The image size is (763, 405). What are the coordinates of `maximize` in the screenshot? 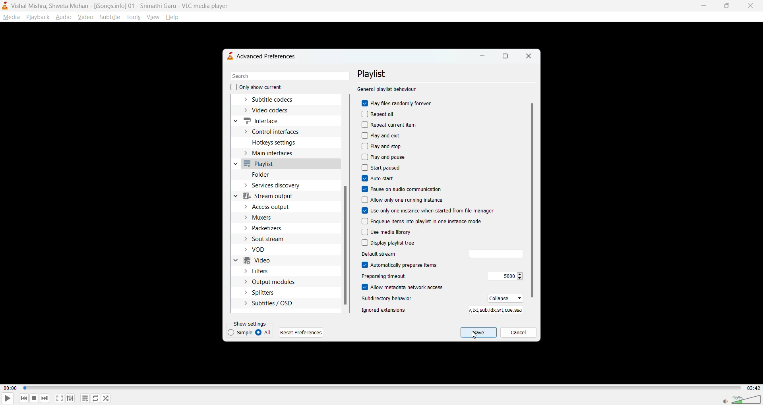 It's located at (725, 7).